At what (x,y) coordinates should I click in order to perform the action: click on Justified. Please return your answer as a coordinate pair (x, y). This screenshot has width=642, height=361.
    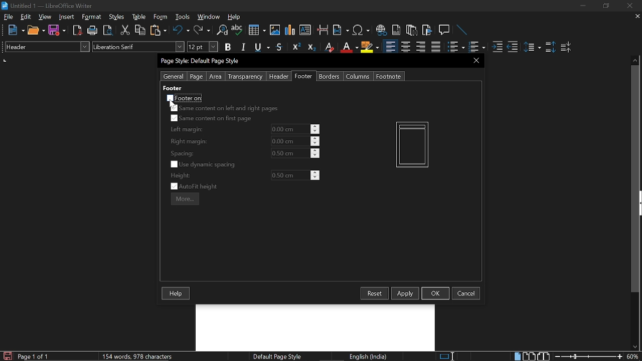
    Looking at the image, I should click on (436, 47).